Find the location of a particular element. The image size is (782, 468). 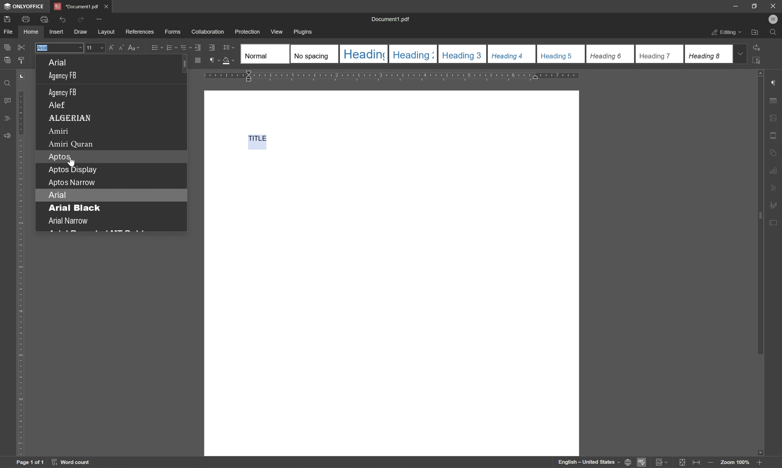

draw is located at coordinates (80, 31).